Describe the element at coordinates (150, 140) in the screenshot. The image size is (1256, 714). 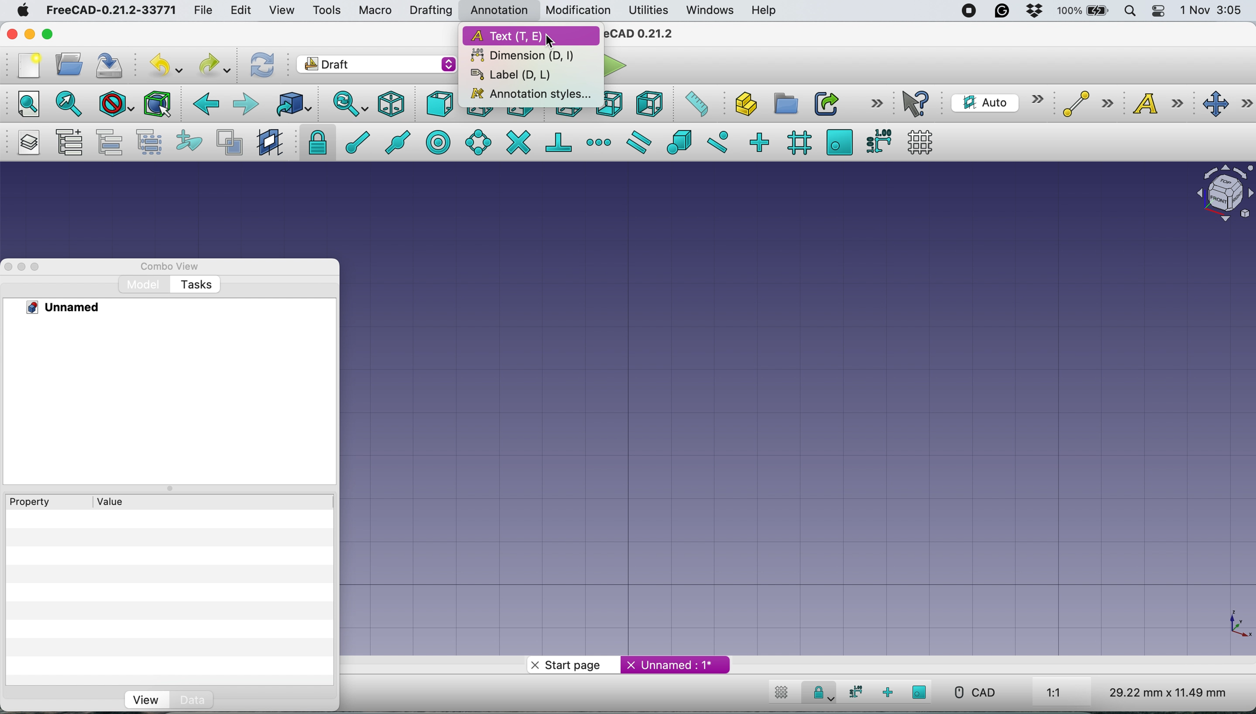
I see `select group` at that location.